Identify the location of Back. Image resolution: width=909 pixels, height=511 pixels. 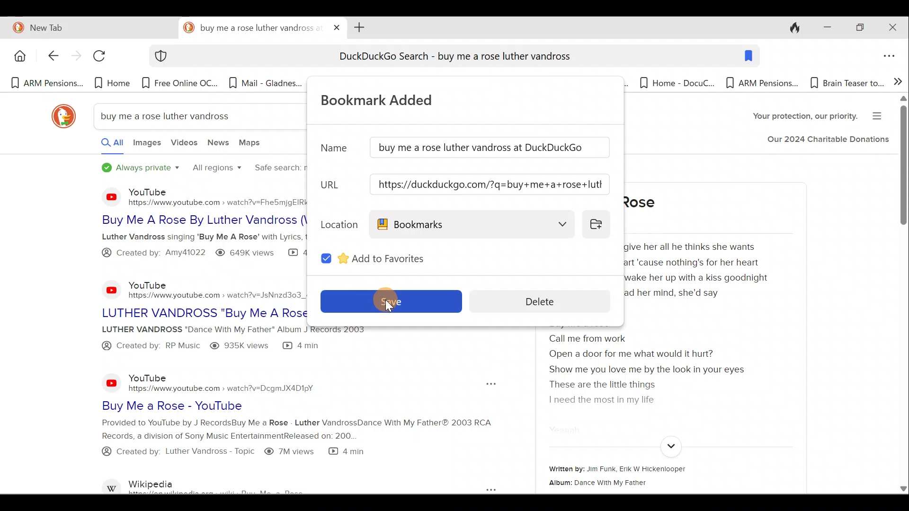
(48, 57).